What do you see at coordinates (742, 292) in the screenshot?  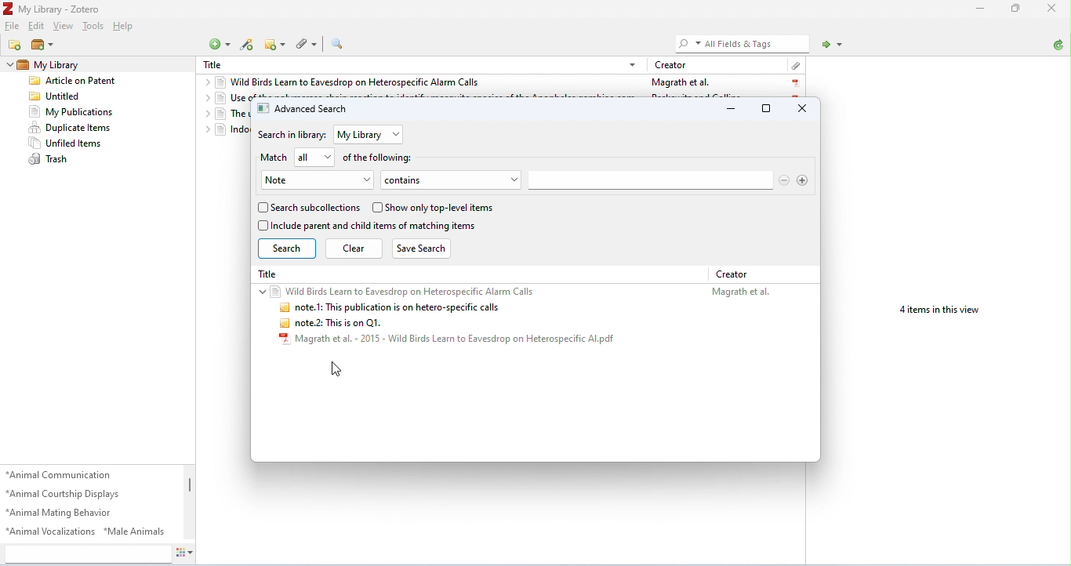 I see `Magrath et al.` at bounding box center [742, 292].